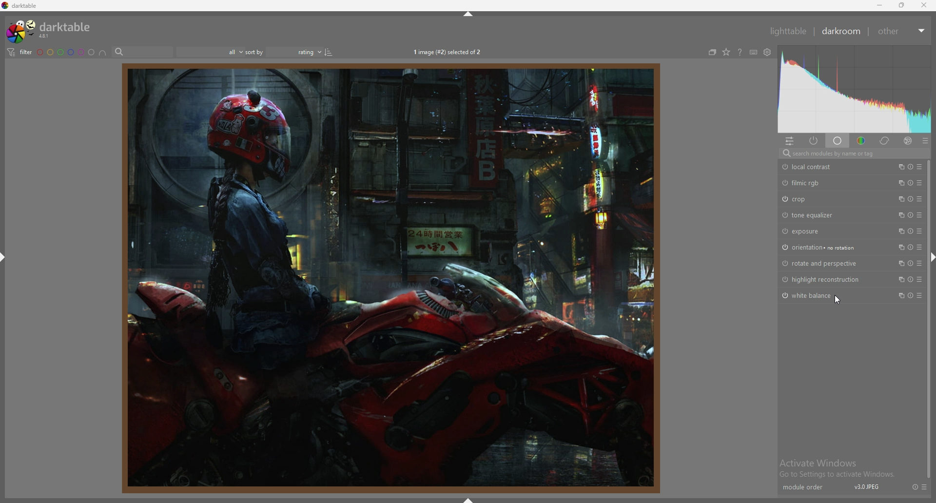 The height and width of the screenshot is (503, 936). I want to click on minimize, so click(878, 5).